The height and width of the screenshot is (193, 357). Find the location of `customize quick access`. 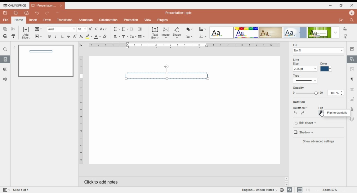

customize quick access is located at coordinates (58, 13).